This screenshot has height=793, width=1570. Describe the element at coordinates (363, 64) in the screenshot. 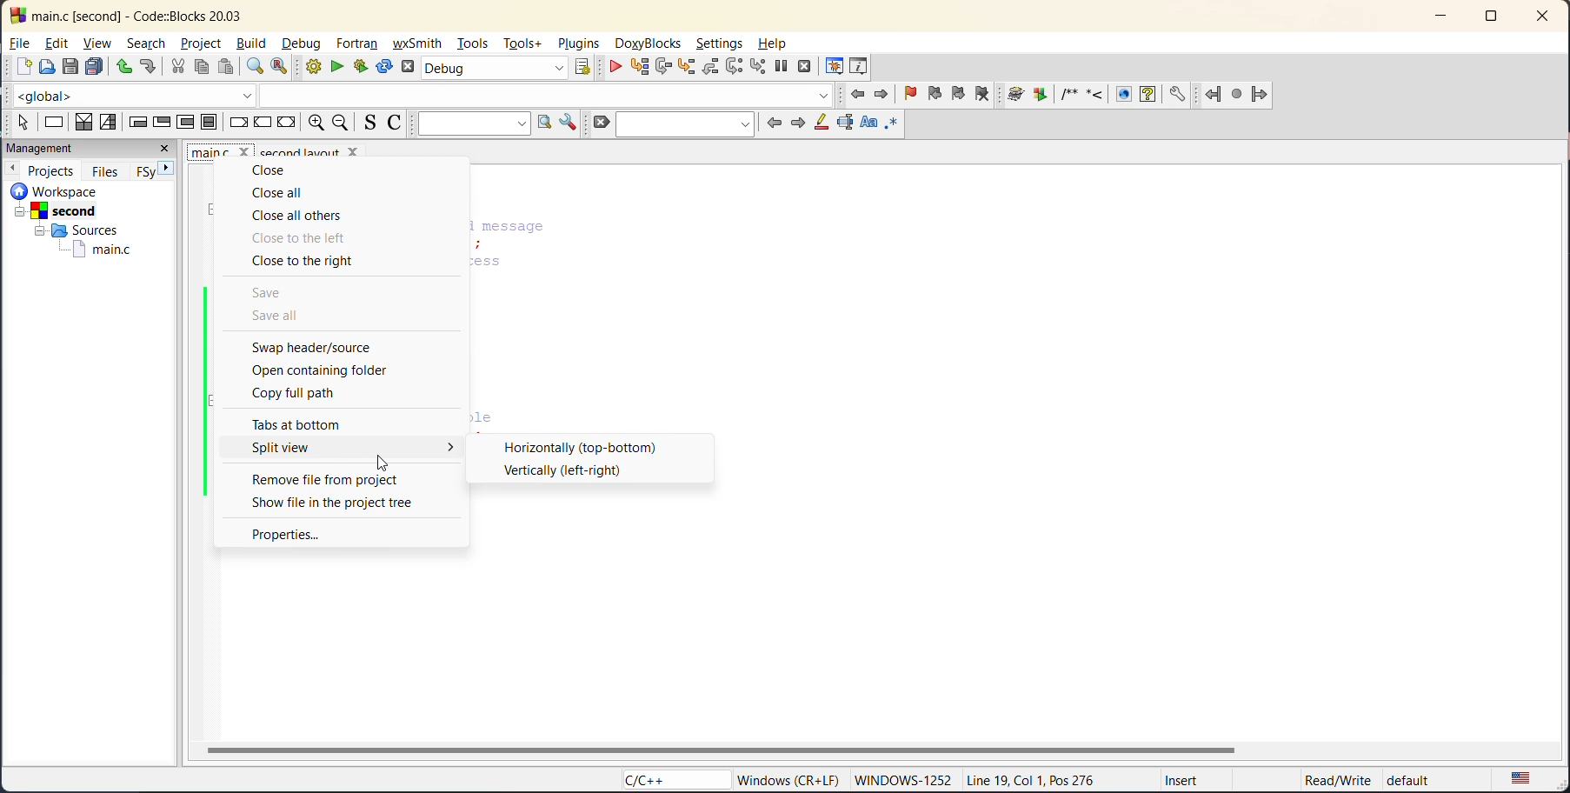

I see `build and run` at that location.